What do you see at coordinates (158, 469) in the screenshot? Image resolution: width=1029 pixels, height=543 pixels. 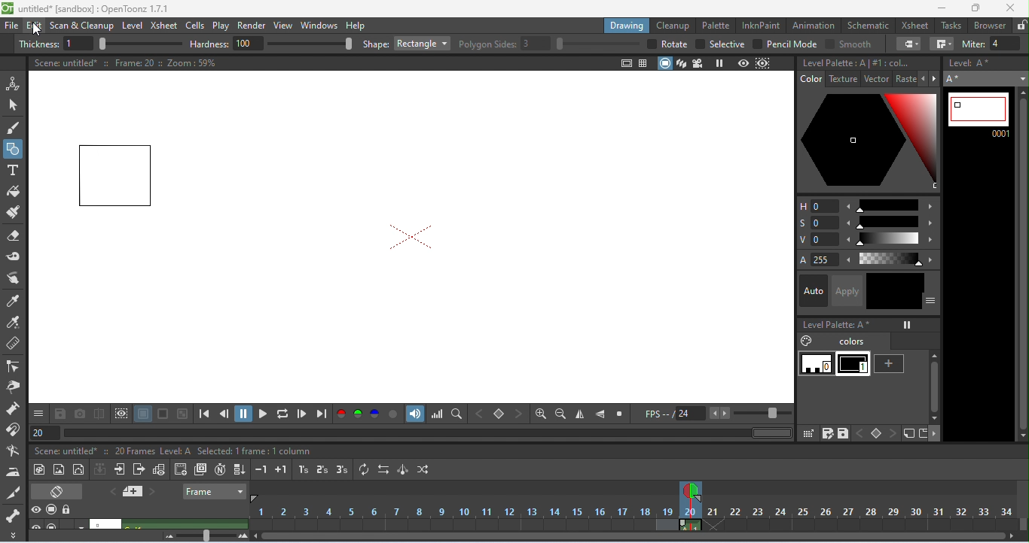 I see `toggle edit in place` at bounding box center [158, 469].